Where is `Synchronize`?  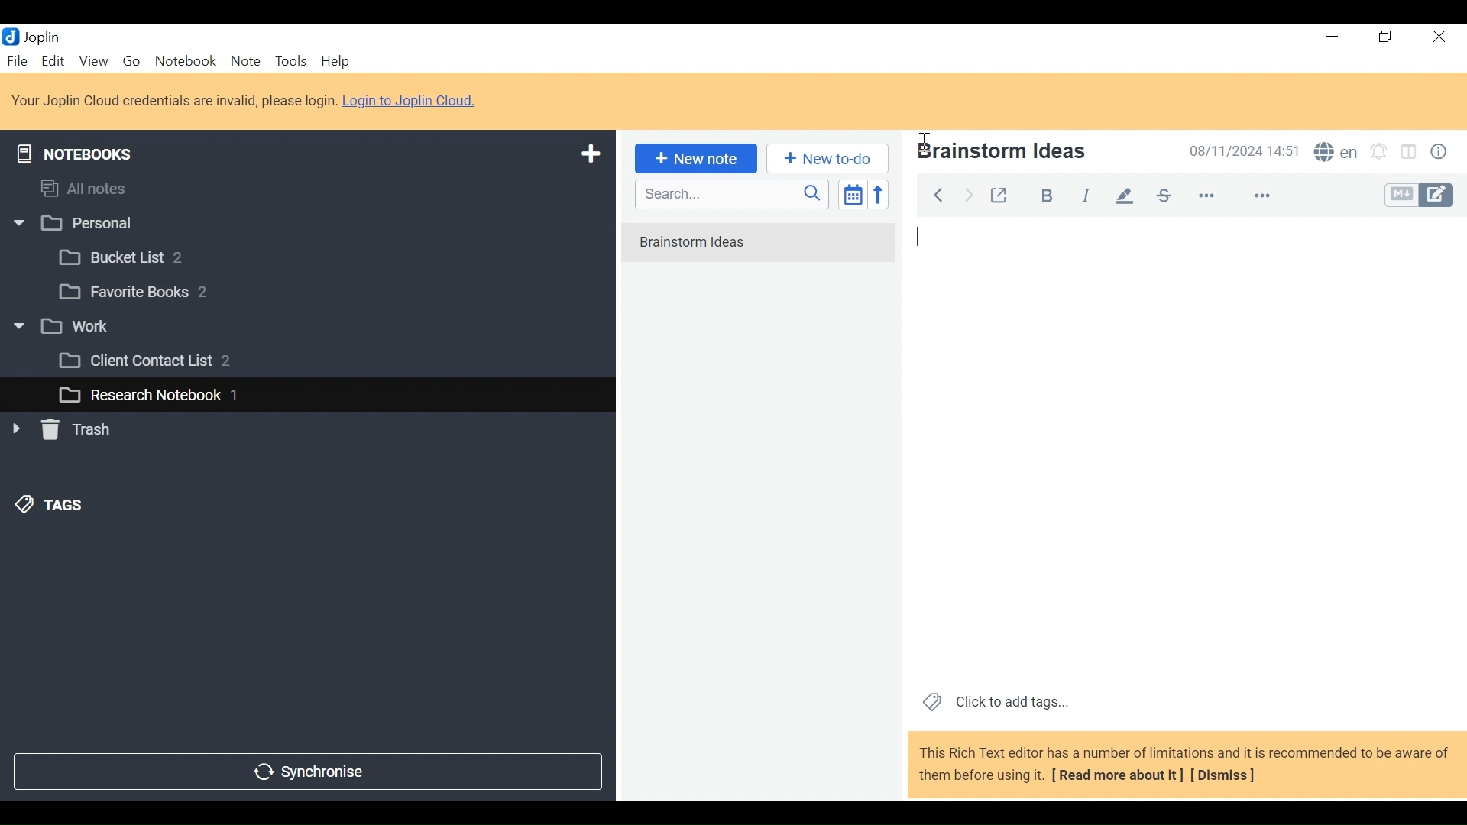 Synchronize is located at coordinates (306, 770).